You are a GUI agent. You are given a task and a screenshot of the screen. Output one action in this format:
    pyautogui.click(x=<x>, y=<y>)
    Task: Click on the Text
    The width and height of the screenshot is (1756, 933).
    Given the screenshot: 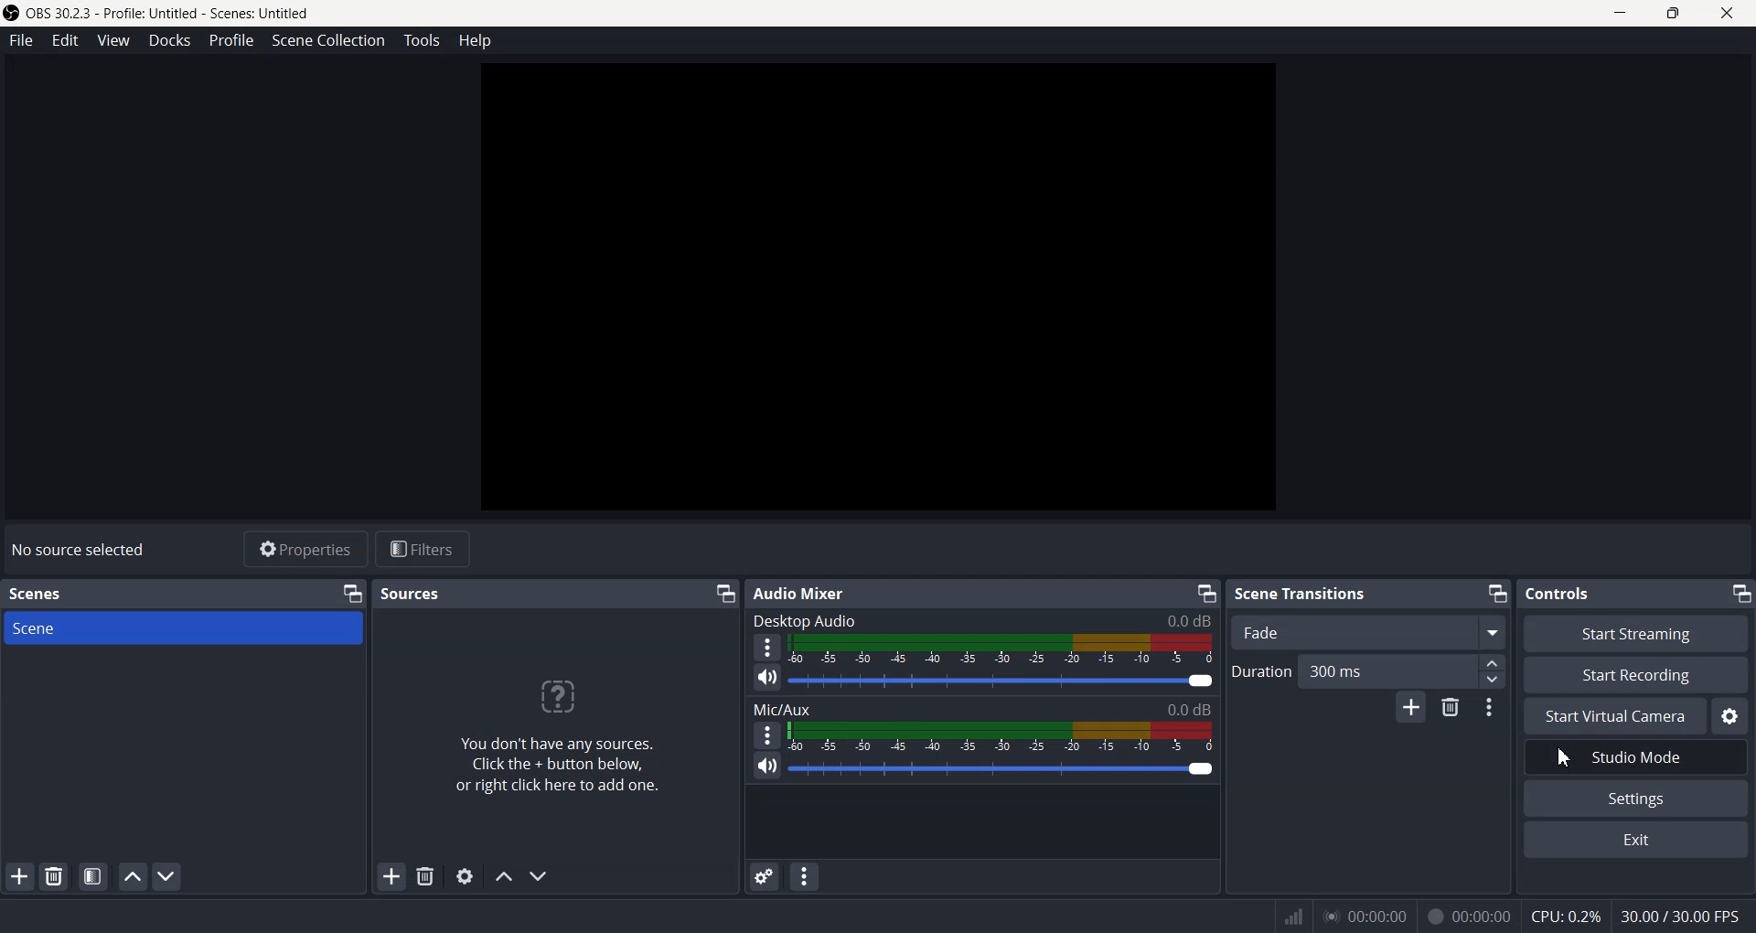 What is the action you would take?
    pyautogui.click(x=4535, y=1740)
    